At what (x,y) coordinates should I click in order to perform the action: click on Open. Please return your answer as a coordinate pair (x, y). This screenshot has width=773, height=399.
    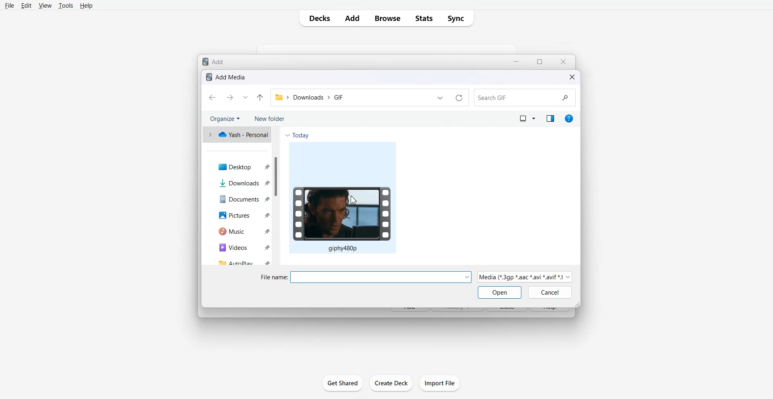
    Looking at the image, I should click on (499, 292).